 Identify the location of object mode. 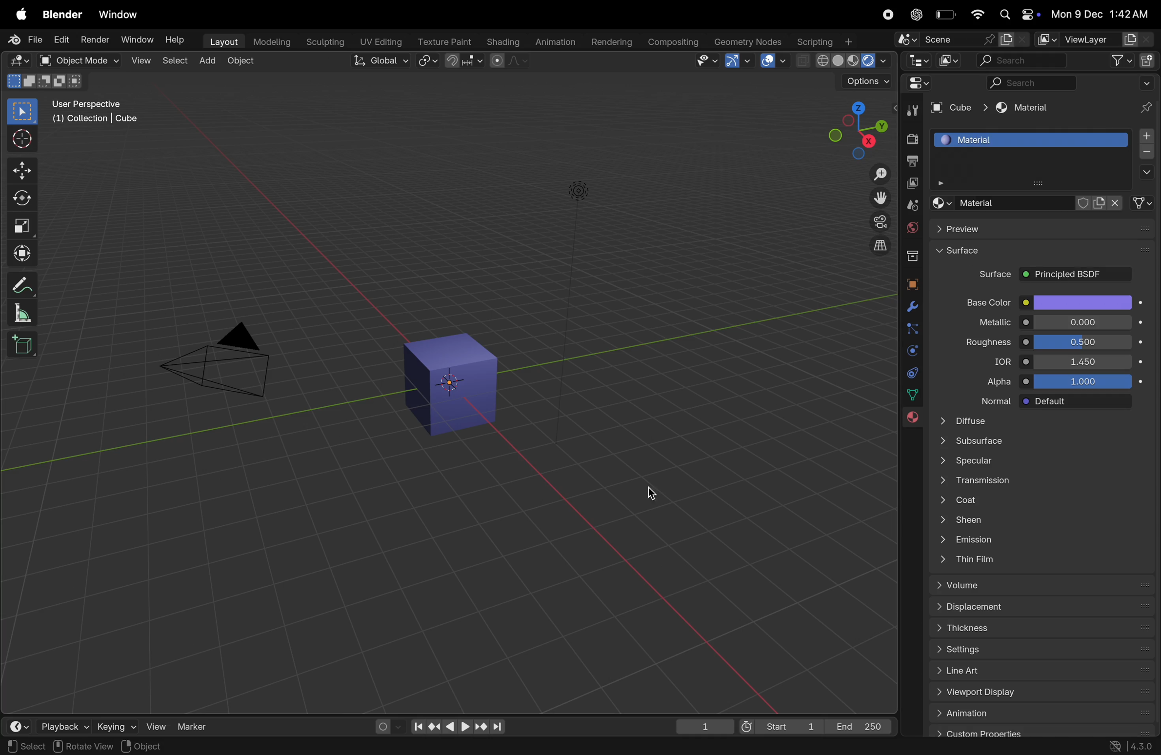
(77, 60).